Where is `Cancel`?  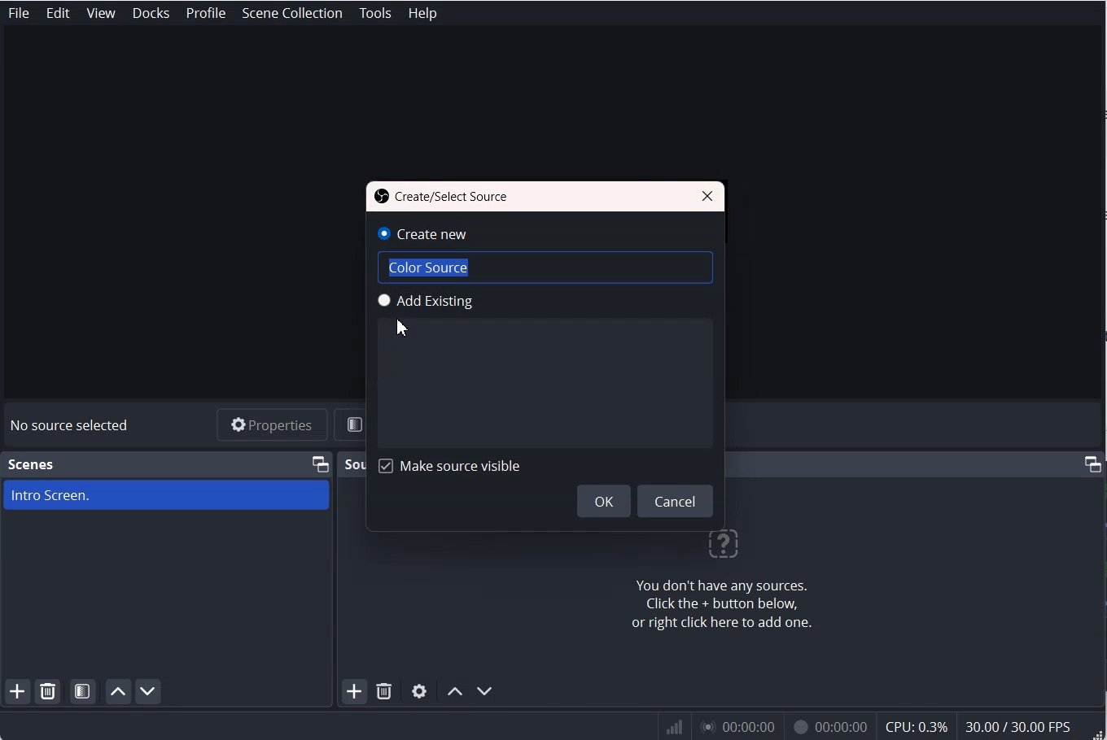 Cancel is located at coordinates (676, 501).